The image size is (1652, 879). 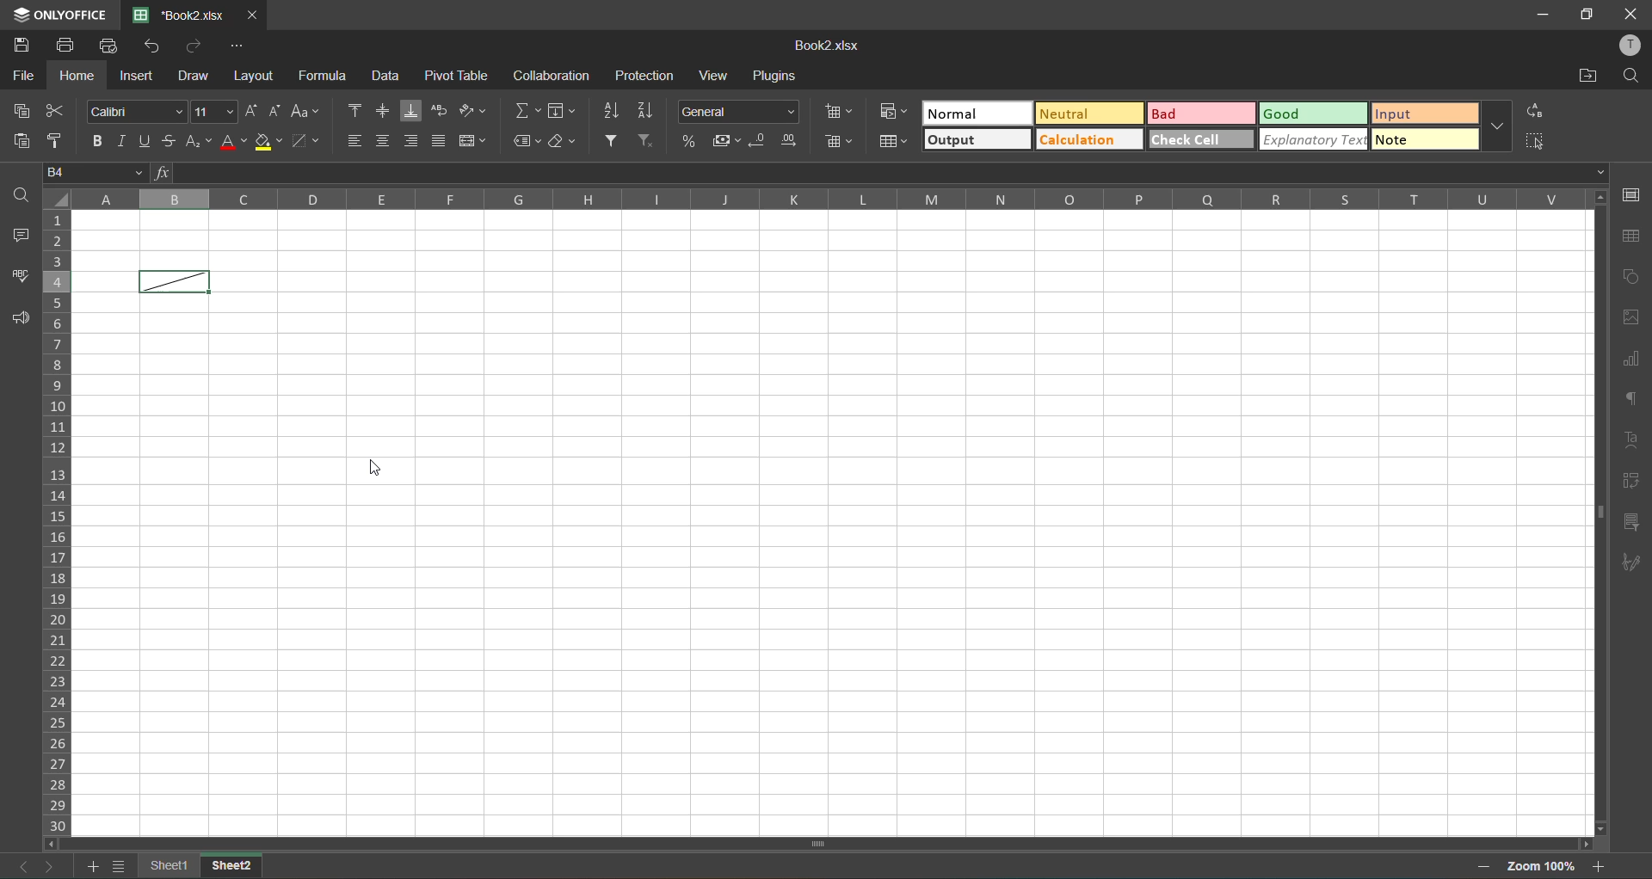 What do you see at coordinates (20, 237) in the screenshot?
I see `comments` at bounding box center [20, 237].